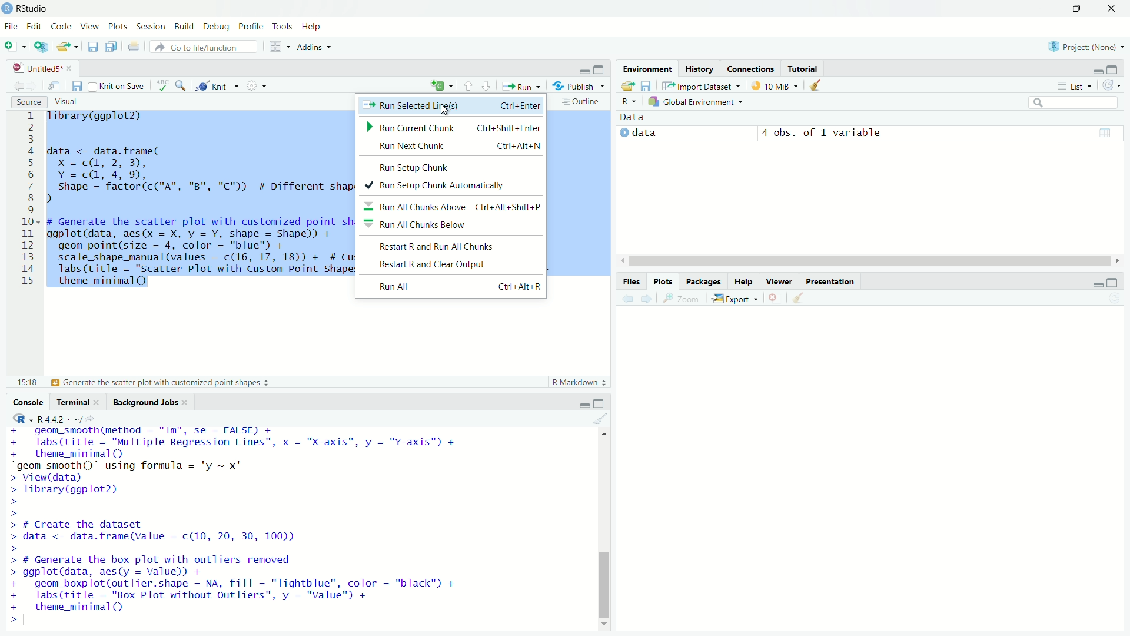 Image resolution: width=1130 pixels, height=636 pixels. What do you see at coordinates (797, 297) in the screenshot?
I see `Clear all plots` at bounding box center [797, 297].